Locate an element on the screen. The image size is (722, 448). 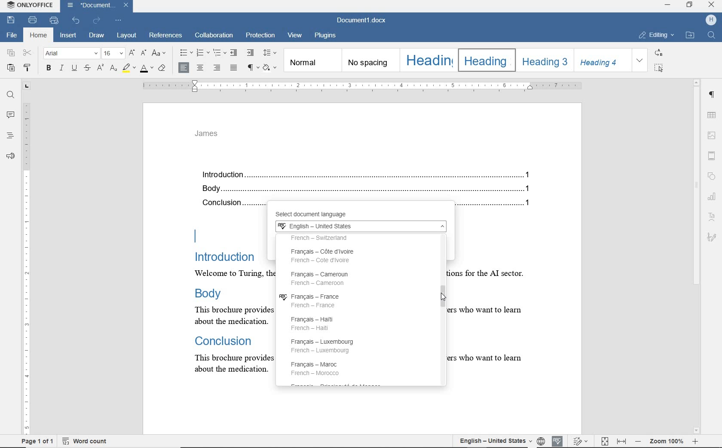
font color is located at coordinates (147, 67).